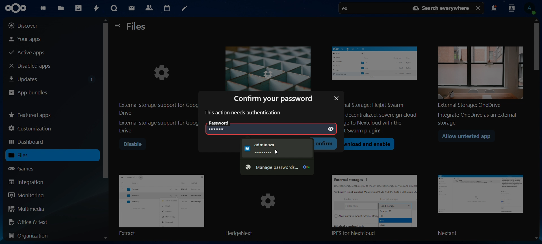 This screenshot has height=244, width=542. Describe the element at coordinates (442, 8) in the screenshot. I see `search everywhere` at that location.